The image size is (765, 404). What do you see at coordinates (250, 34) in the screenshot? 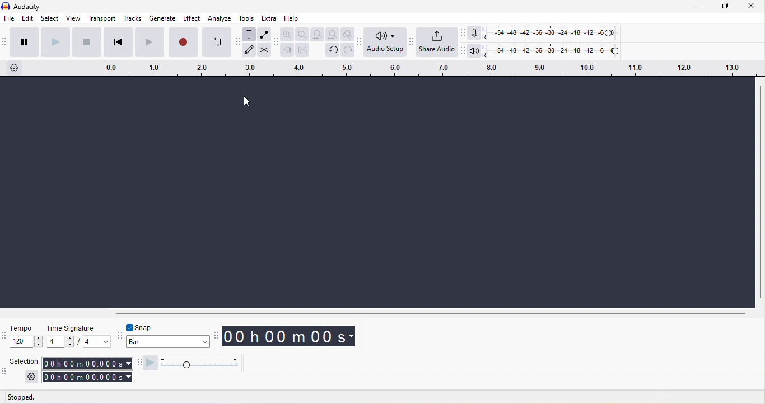
I see `selection tool` at bounding box center [250, 34].